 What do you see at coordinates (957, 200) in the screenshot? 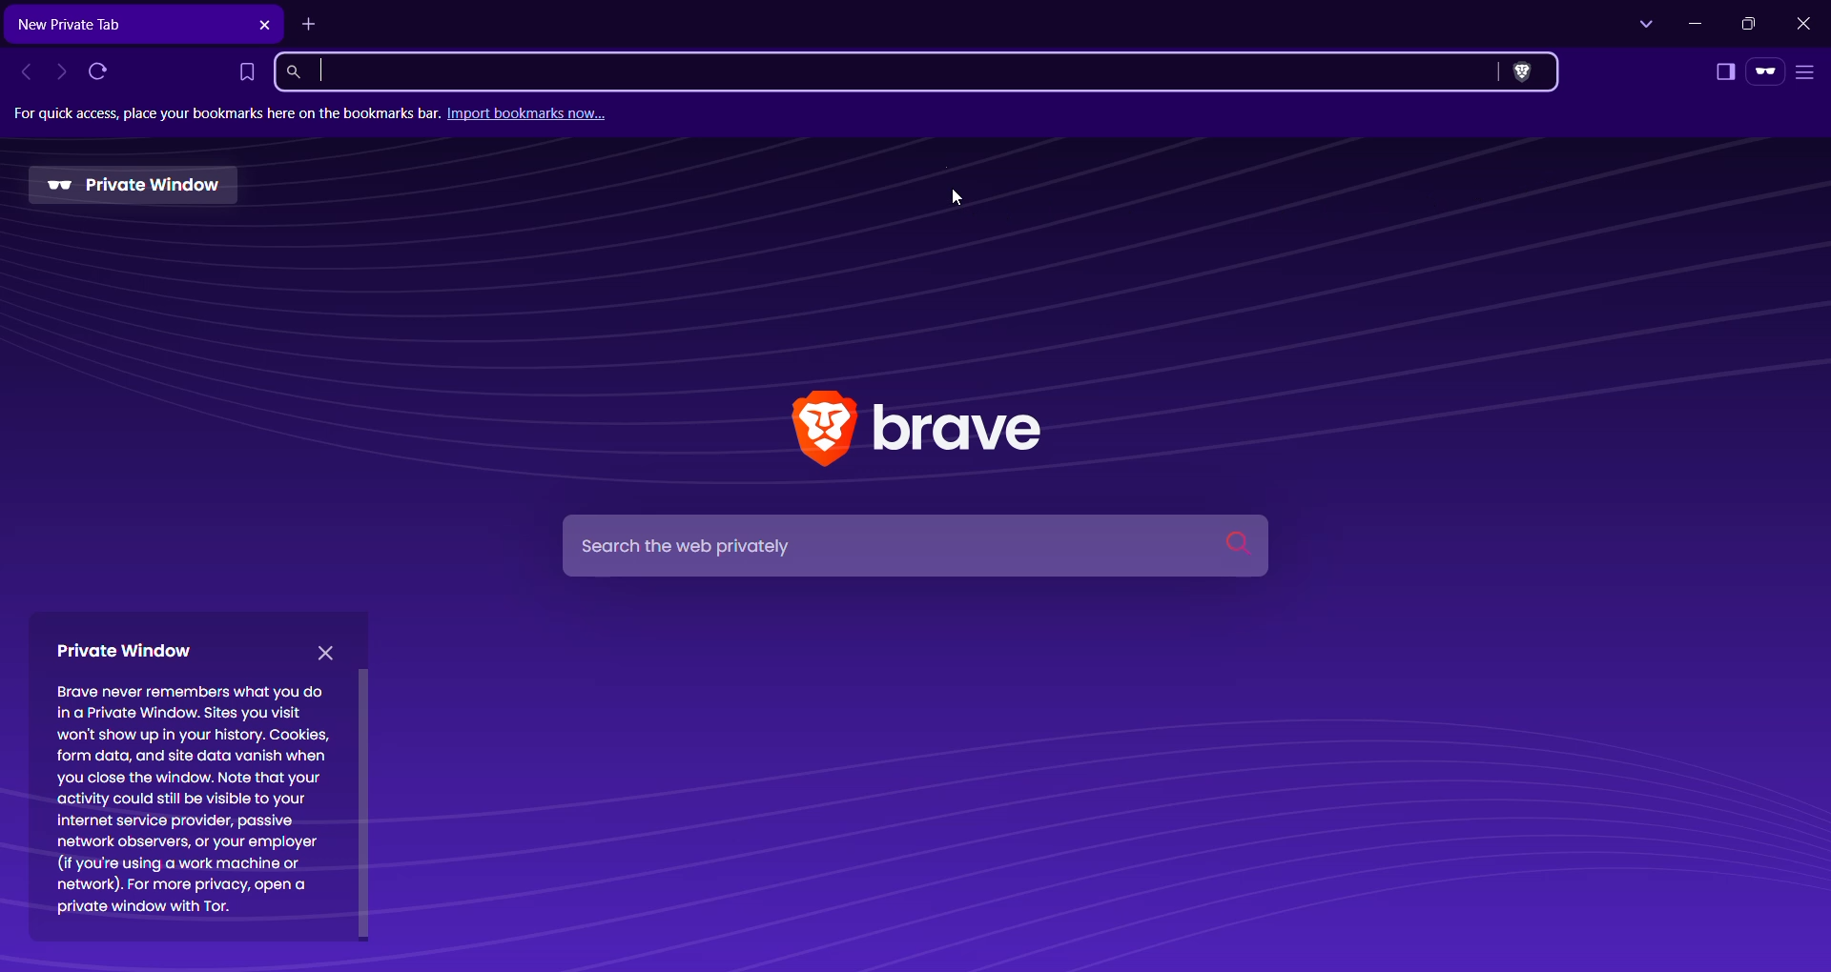
I see `Cursor` at bounding box center [957, 200].